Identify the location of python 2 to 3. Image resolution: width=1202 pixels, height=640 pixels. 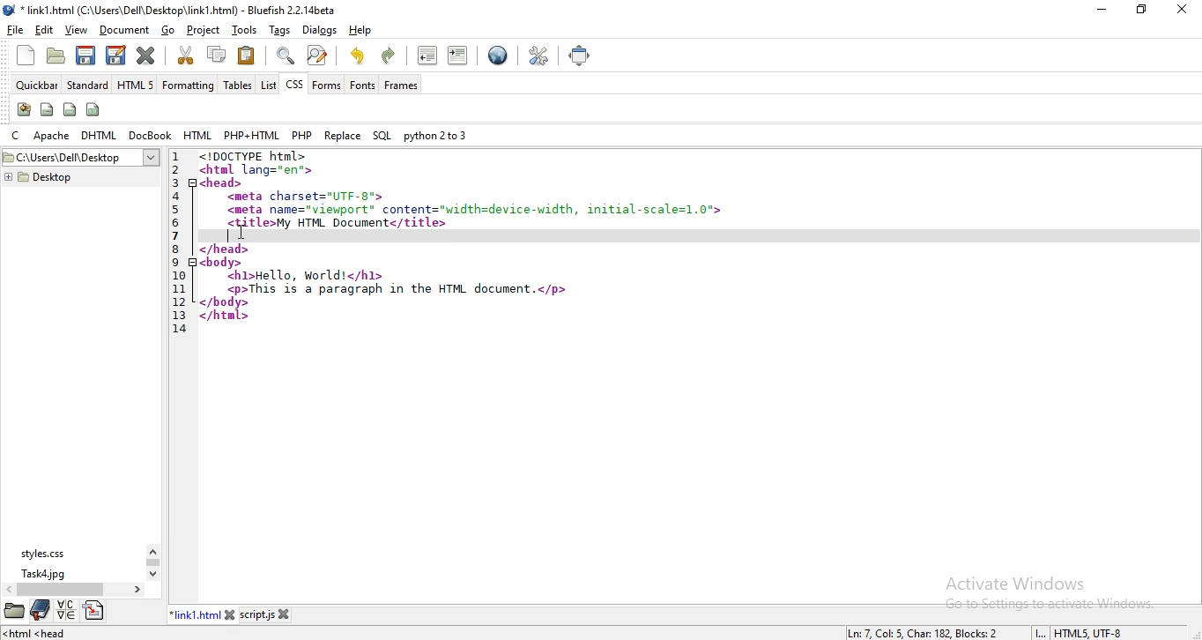
(436, 135).